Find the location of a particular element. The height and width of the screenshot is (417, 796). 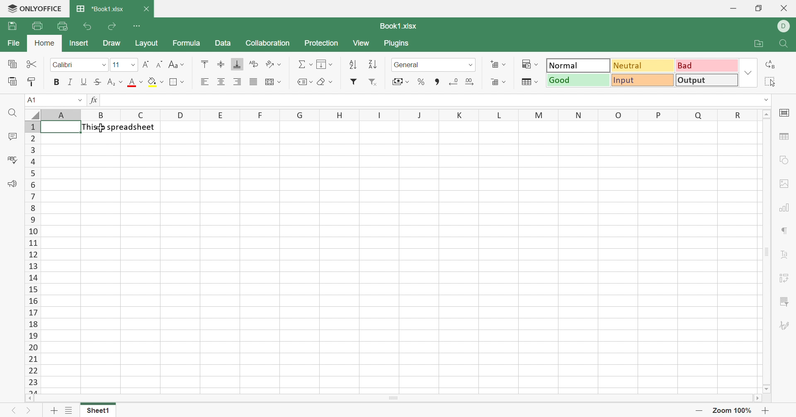

Find is located at coordinates (786, 44).